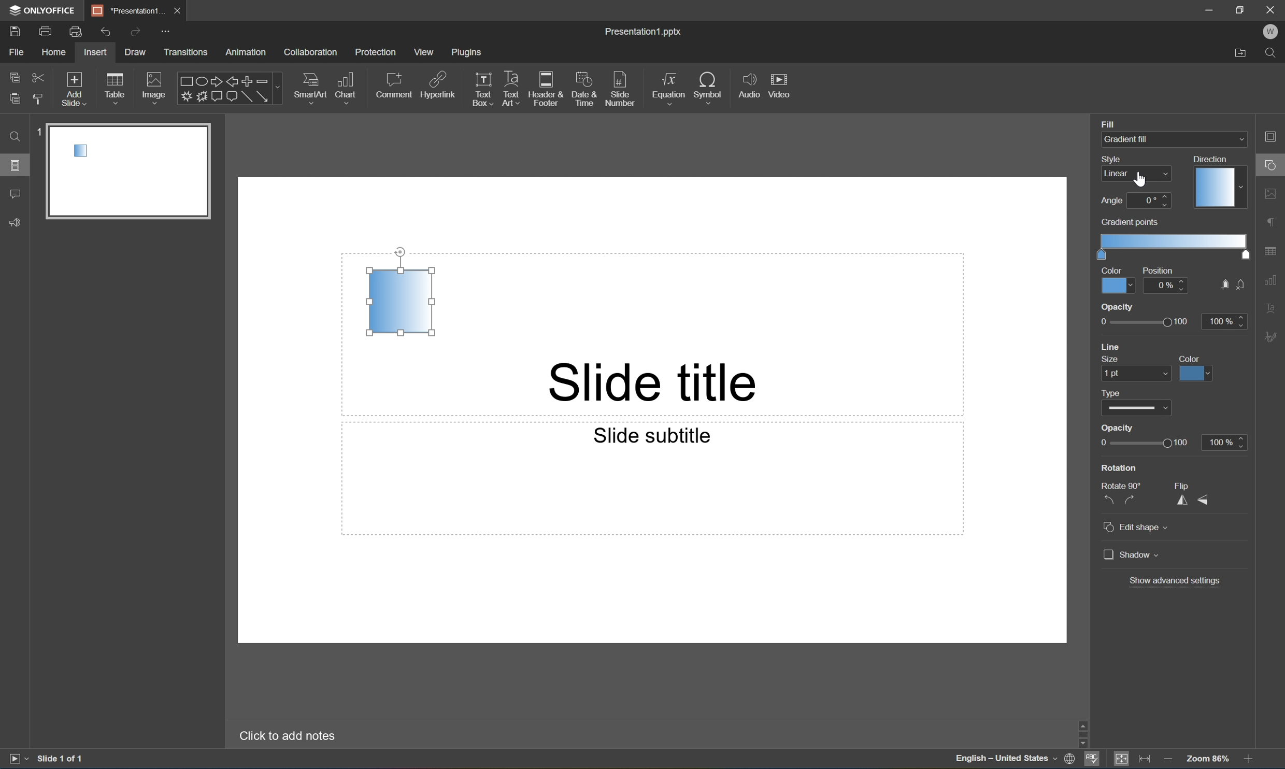 The width and height of the screenshot is (1285, 769). I want to click on , so click(1223, 284).